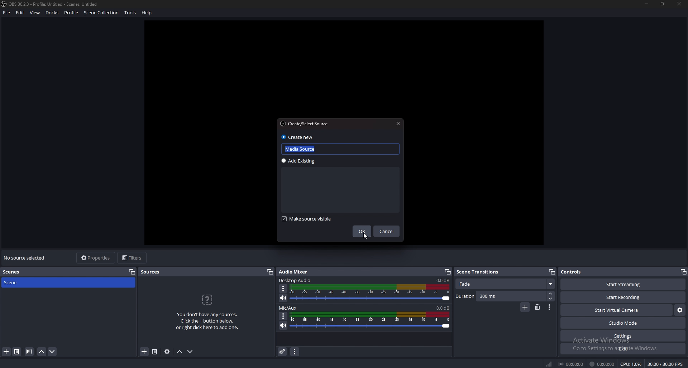 This screenshot has height=368, width=688. Describe the element at coordinates (551, 299) in the screenshot. I see `Decrease duration` at that location.